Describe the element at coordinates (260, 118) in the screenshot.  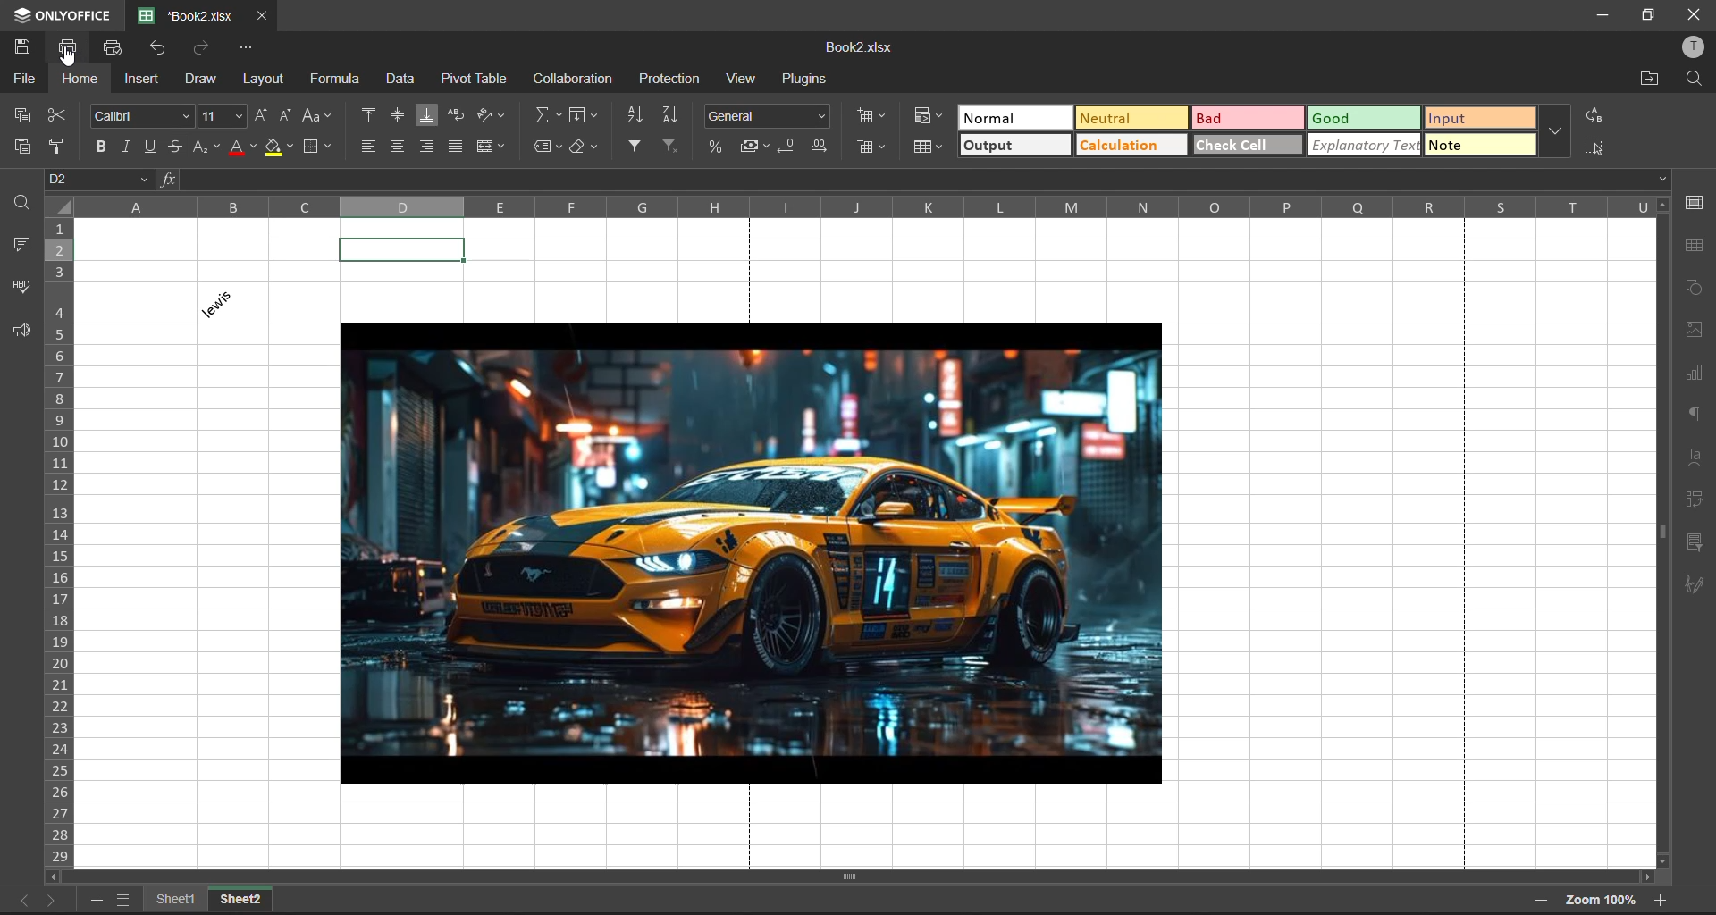
I see `increment size` at that location.